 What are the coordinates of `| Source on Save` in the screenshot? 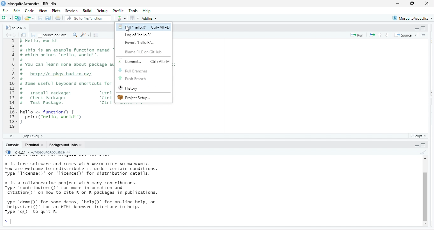 It's located at (54, 36).